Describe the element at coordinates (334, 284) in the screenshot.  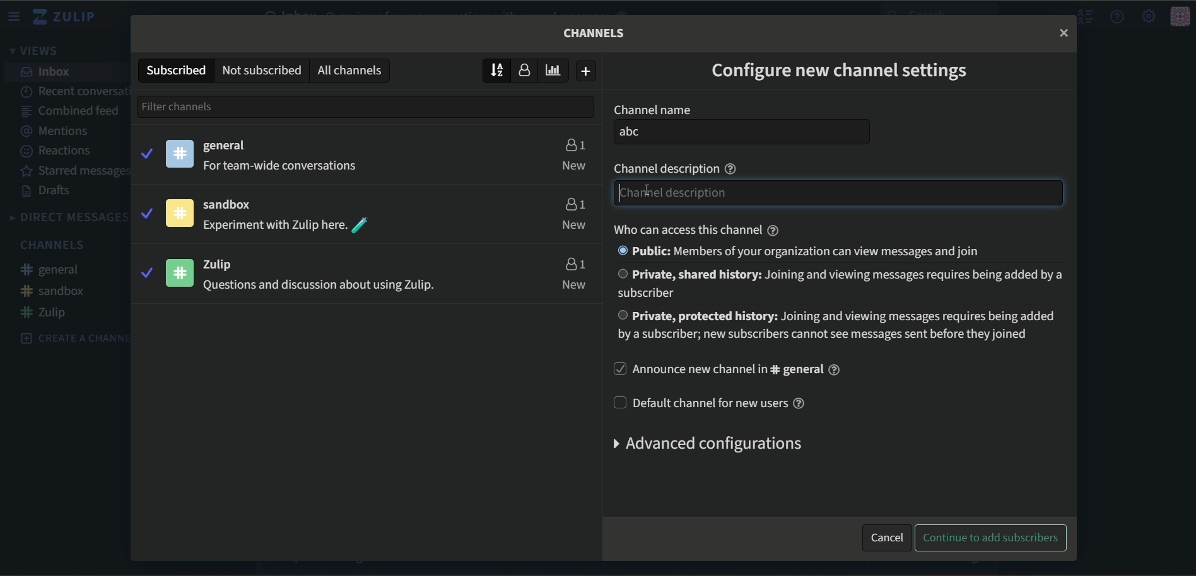
I see `Questions and discussion about using Zulip.` at that location.